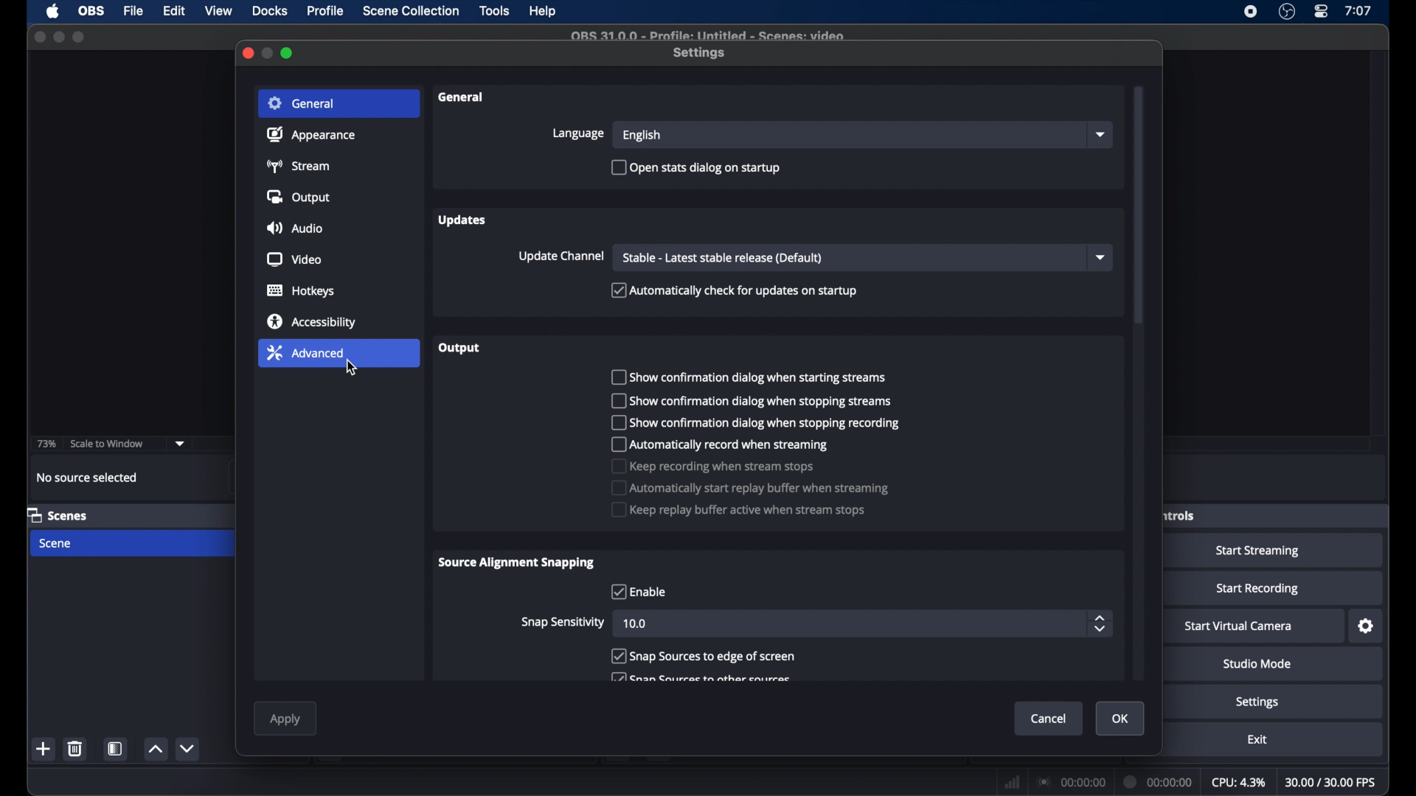 This screenshot has width=1416, height=796. Describe the element at coordinates (1239, 783) in the screenshot. I see `cpu` at that location.